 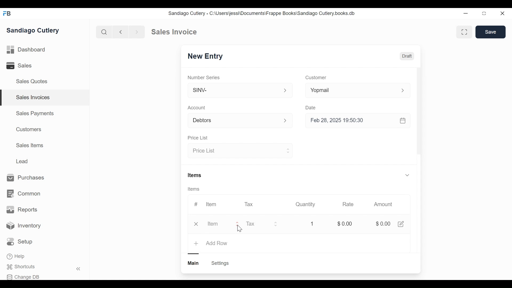 I want to click on Sandiago Cutlery, so click(x=34, y=30).